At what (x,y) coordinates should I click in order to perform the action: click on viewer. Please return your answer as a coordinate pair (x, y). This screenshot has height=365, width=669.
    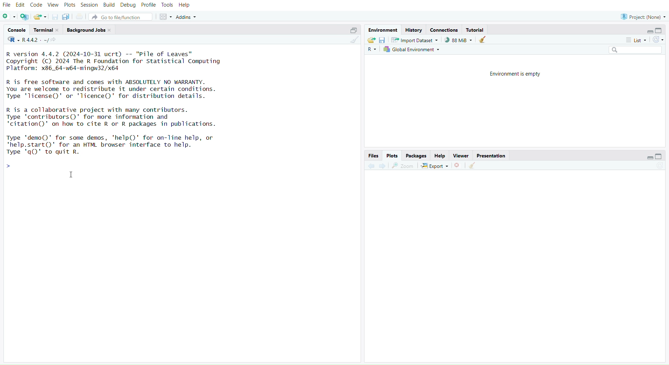
    Looking at the image, I should click on (461, 156).